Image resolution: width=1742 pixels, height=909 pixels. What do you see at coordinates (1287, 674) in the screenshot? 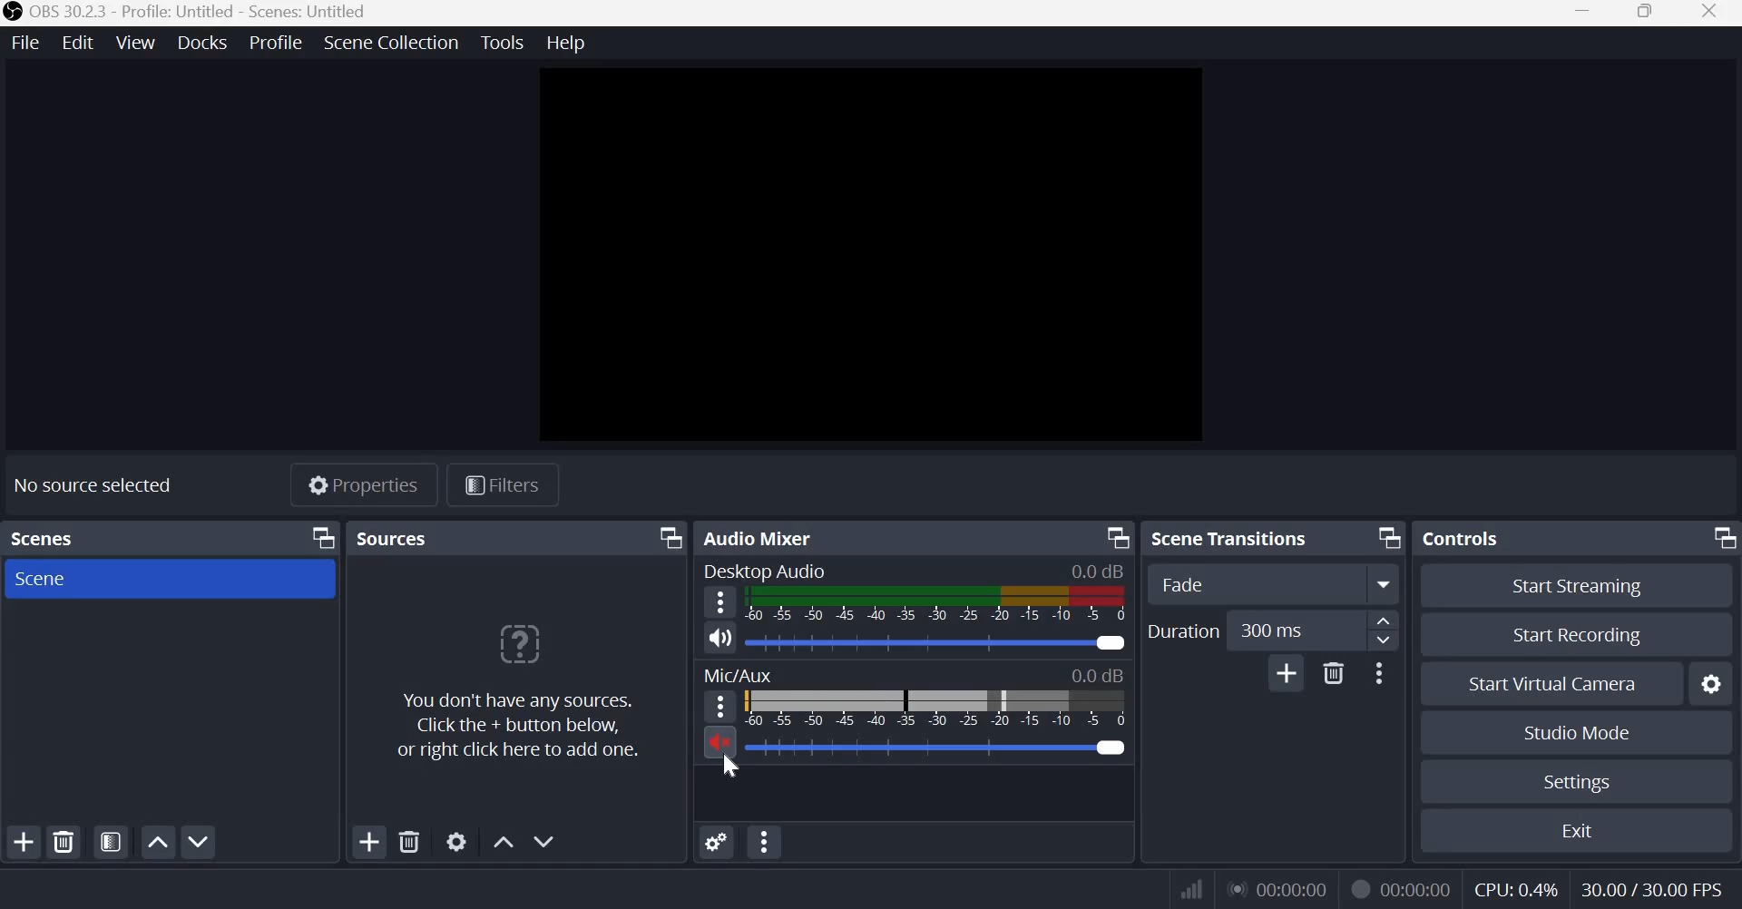
I see `Add Transition` at bounding box center [1287, 674].